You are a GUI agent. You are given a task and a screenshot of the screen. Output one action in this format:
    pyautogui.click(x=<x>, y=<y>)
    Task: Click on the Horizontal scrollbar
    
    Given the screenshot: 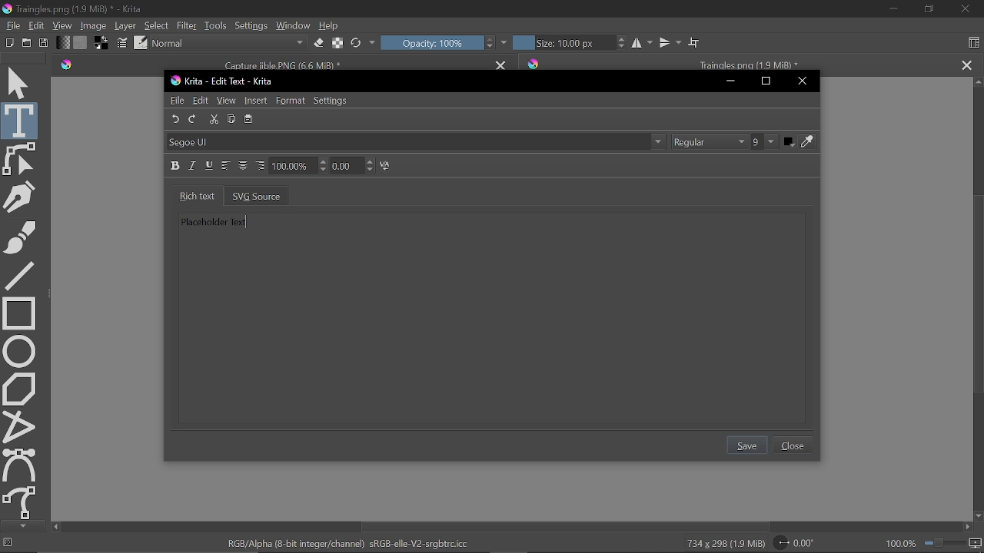 What is the action you would take?
    pyautogui.click(x=562, y=525)
    